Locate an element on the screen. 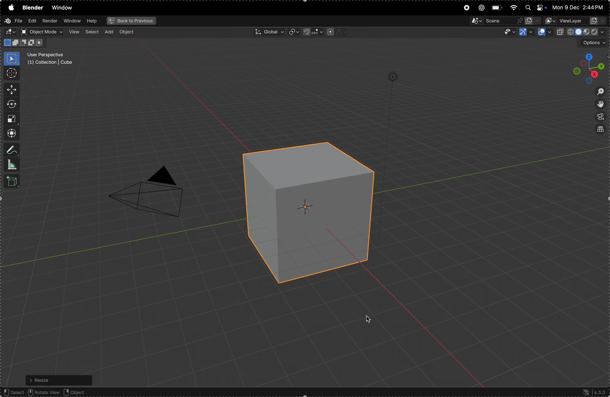 The image size is (610, 397). editor type is located at coordinates (10, 33).